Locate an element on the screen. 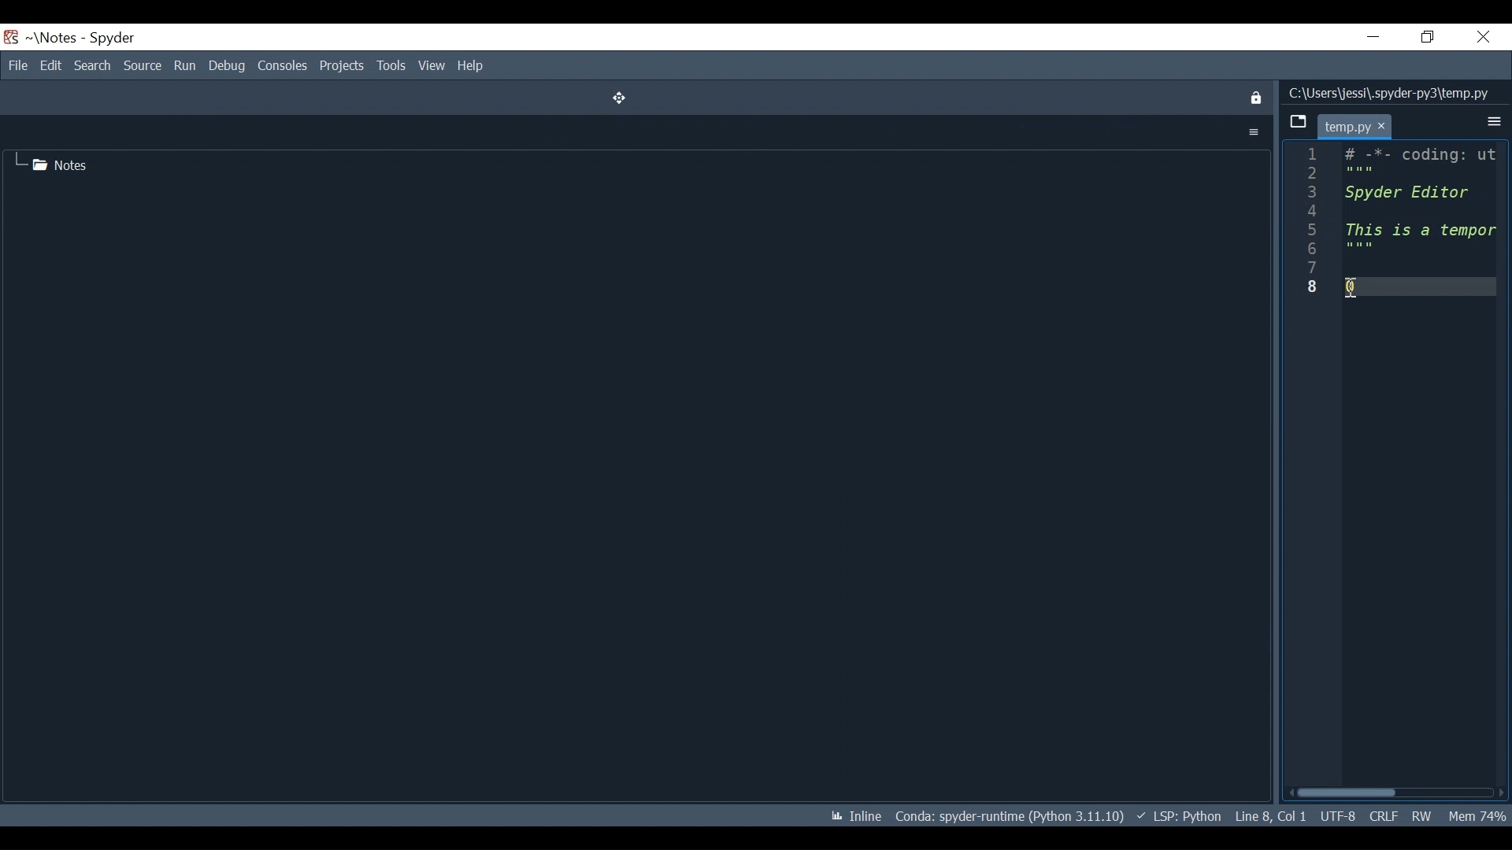 The image size is (1512, 850). Search is located at coordinates (91, 65).